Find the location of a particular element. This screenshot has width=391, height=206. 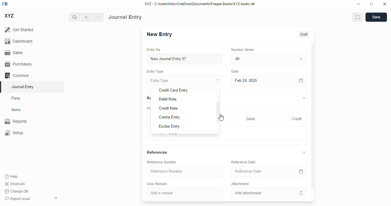

credit card entry is located at coordinates (174, 90).